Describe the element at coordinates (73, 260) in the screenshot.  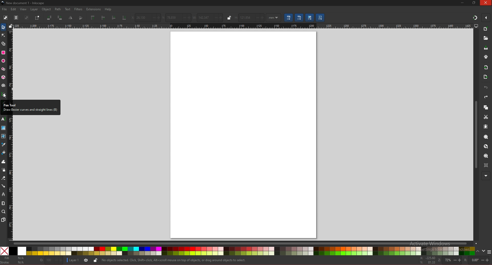
I see `layer` at that location.